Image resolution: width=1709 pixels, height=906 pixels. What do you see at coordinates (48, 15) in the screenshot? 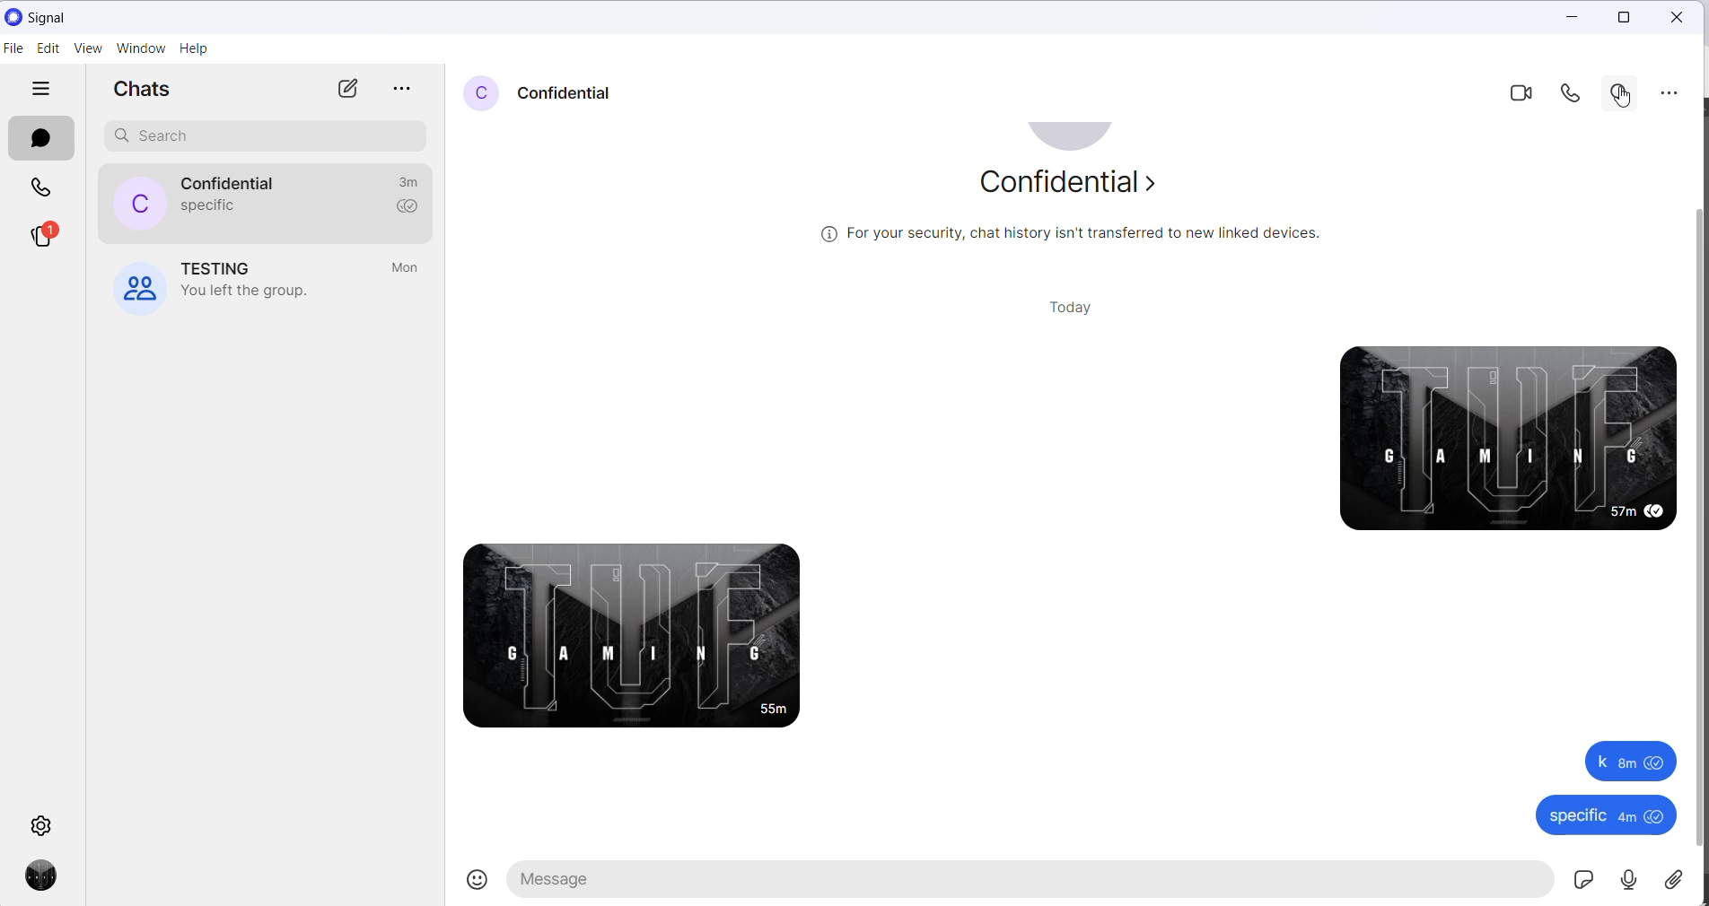
I see `application name and logo` at bounding box center [48, 15].